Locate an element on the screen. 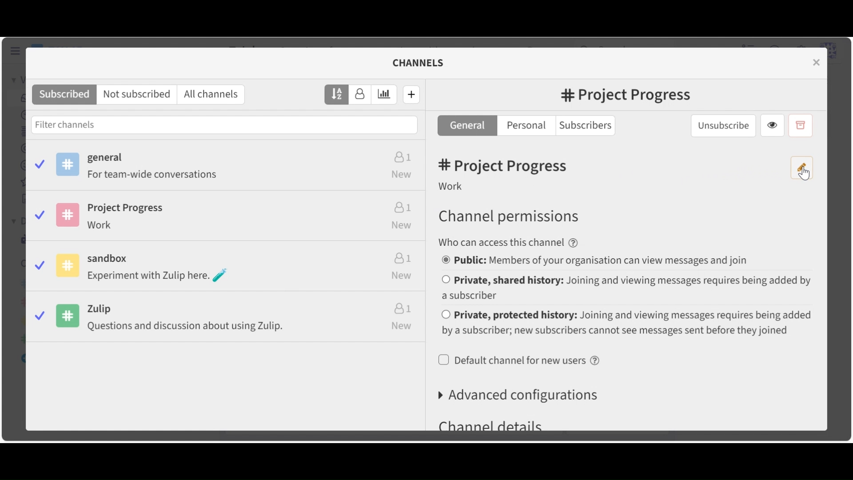  Sort by subscribers is located at coordinates (360, 94).